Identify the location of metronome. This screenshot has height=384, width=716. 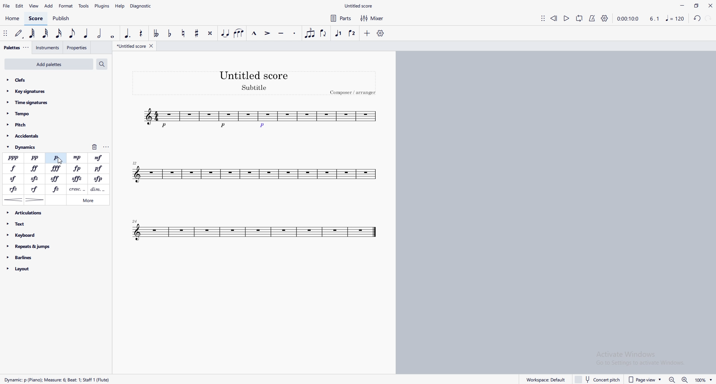
(592, 18).